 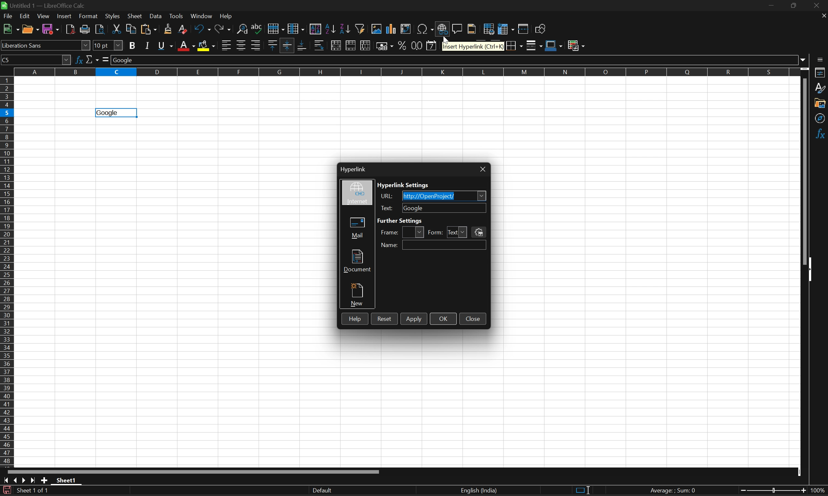 I want to click on Clone formatting, so click(x=169, y=29).